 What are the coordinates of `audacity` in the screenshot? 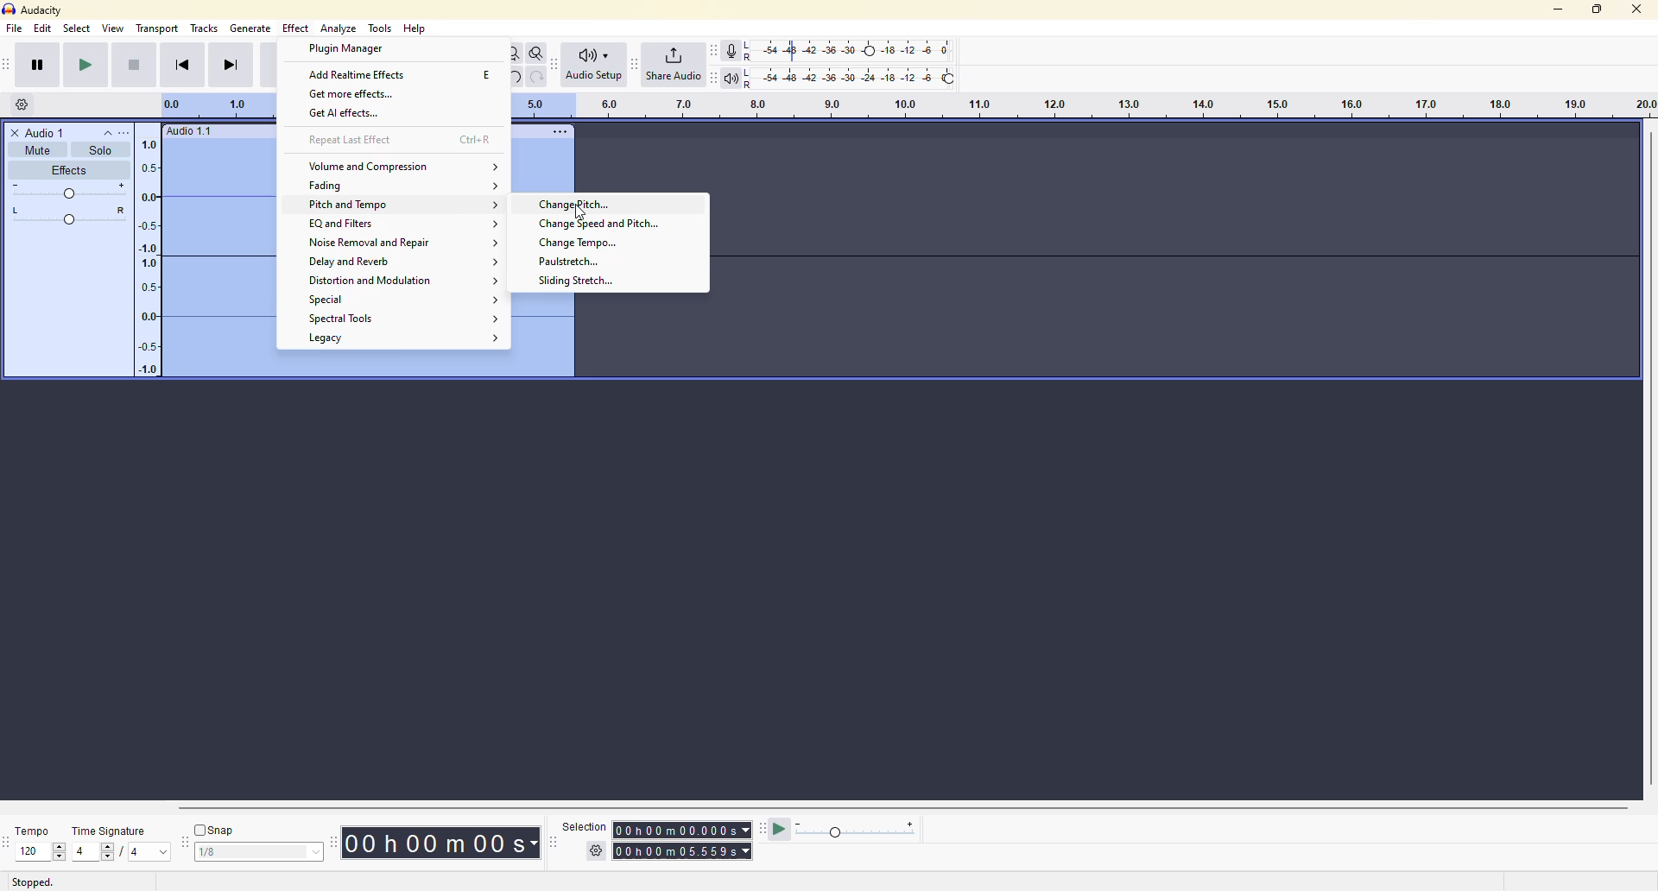 It's located at (32, 9).